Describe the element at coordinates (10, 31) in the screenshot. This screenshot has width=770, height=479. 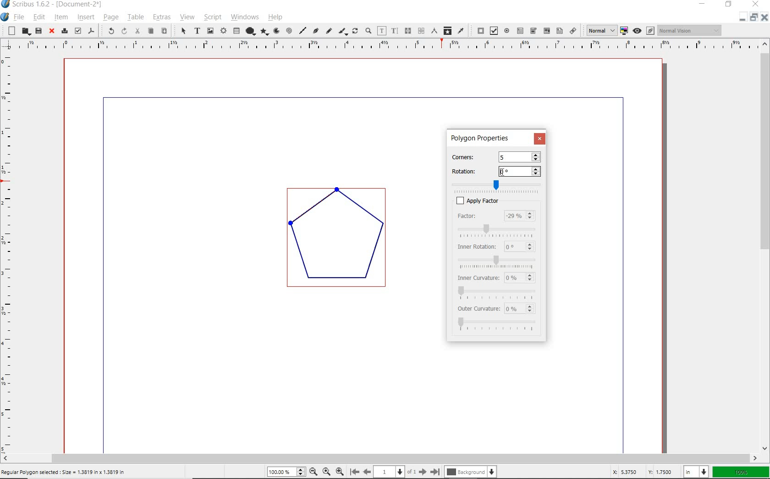
I see `new` at that location.